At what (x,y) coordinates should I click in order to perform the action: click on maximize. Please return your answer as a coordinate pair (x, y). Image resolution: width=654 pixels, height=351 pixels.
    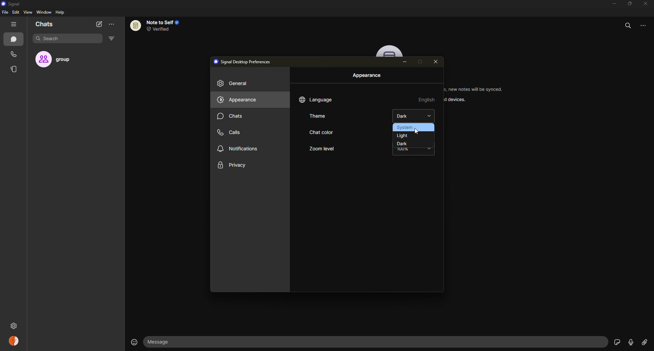
    Looking at the image, I should click on (628, 4).